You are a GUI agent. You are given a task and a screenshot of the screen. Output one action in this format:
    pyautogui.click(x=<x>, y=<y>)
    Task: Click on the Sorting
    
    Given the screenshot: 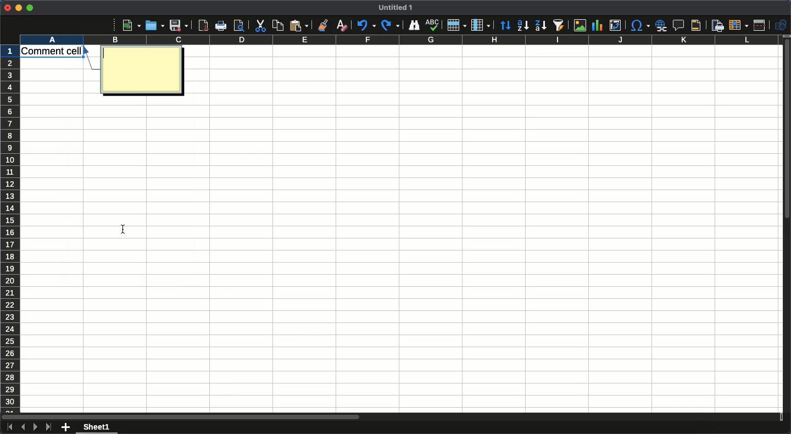 What is the action you would take?
    pyautogui.click(x=506, y=25)
    